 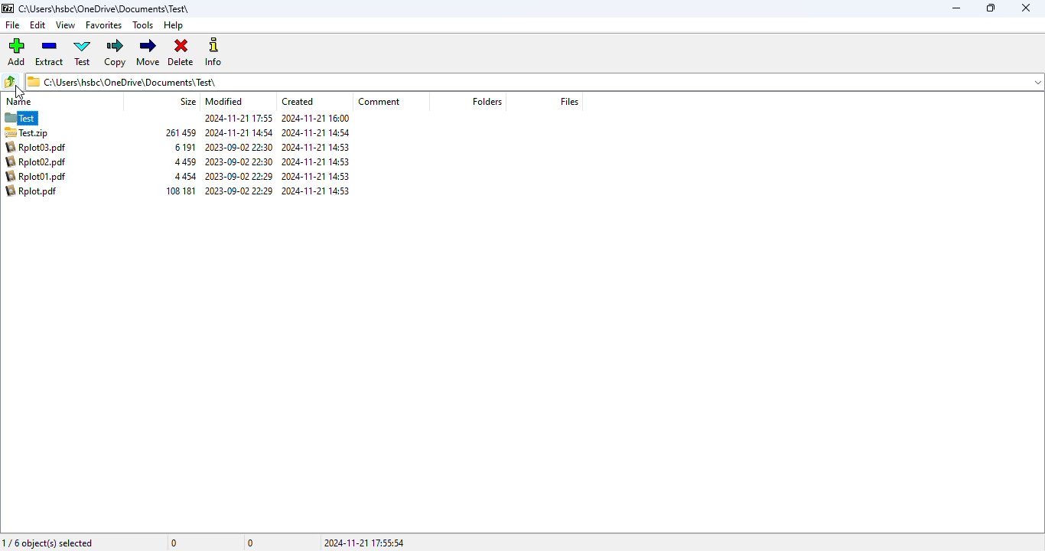 I want to click on 0, so click(x=250, y=543).